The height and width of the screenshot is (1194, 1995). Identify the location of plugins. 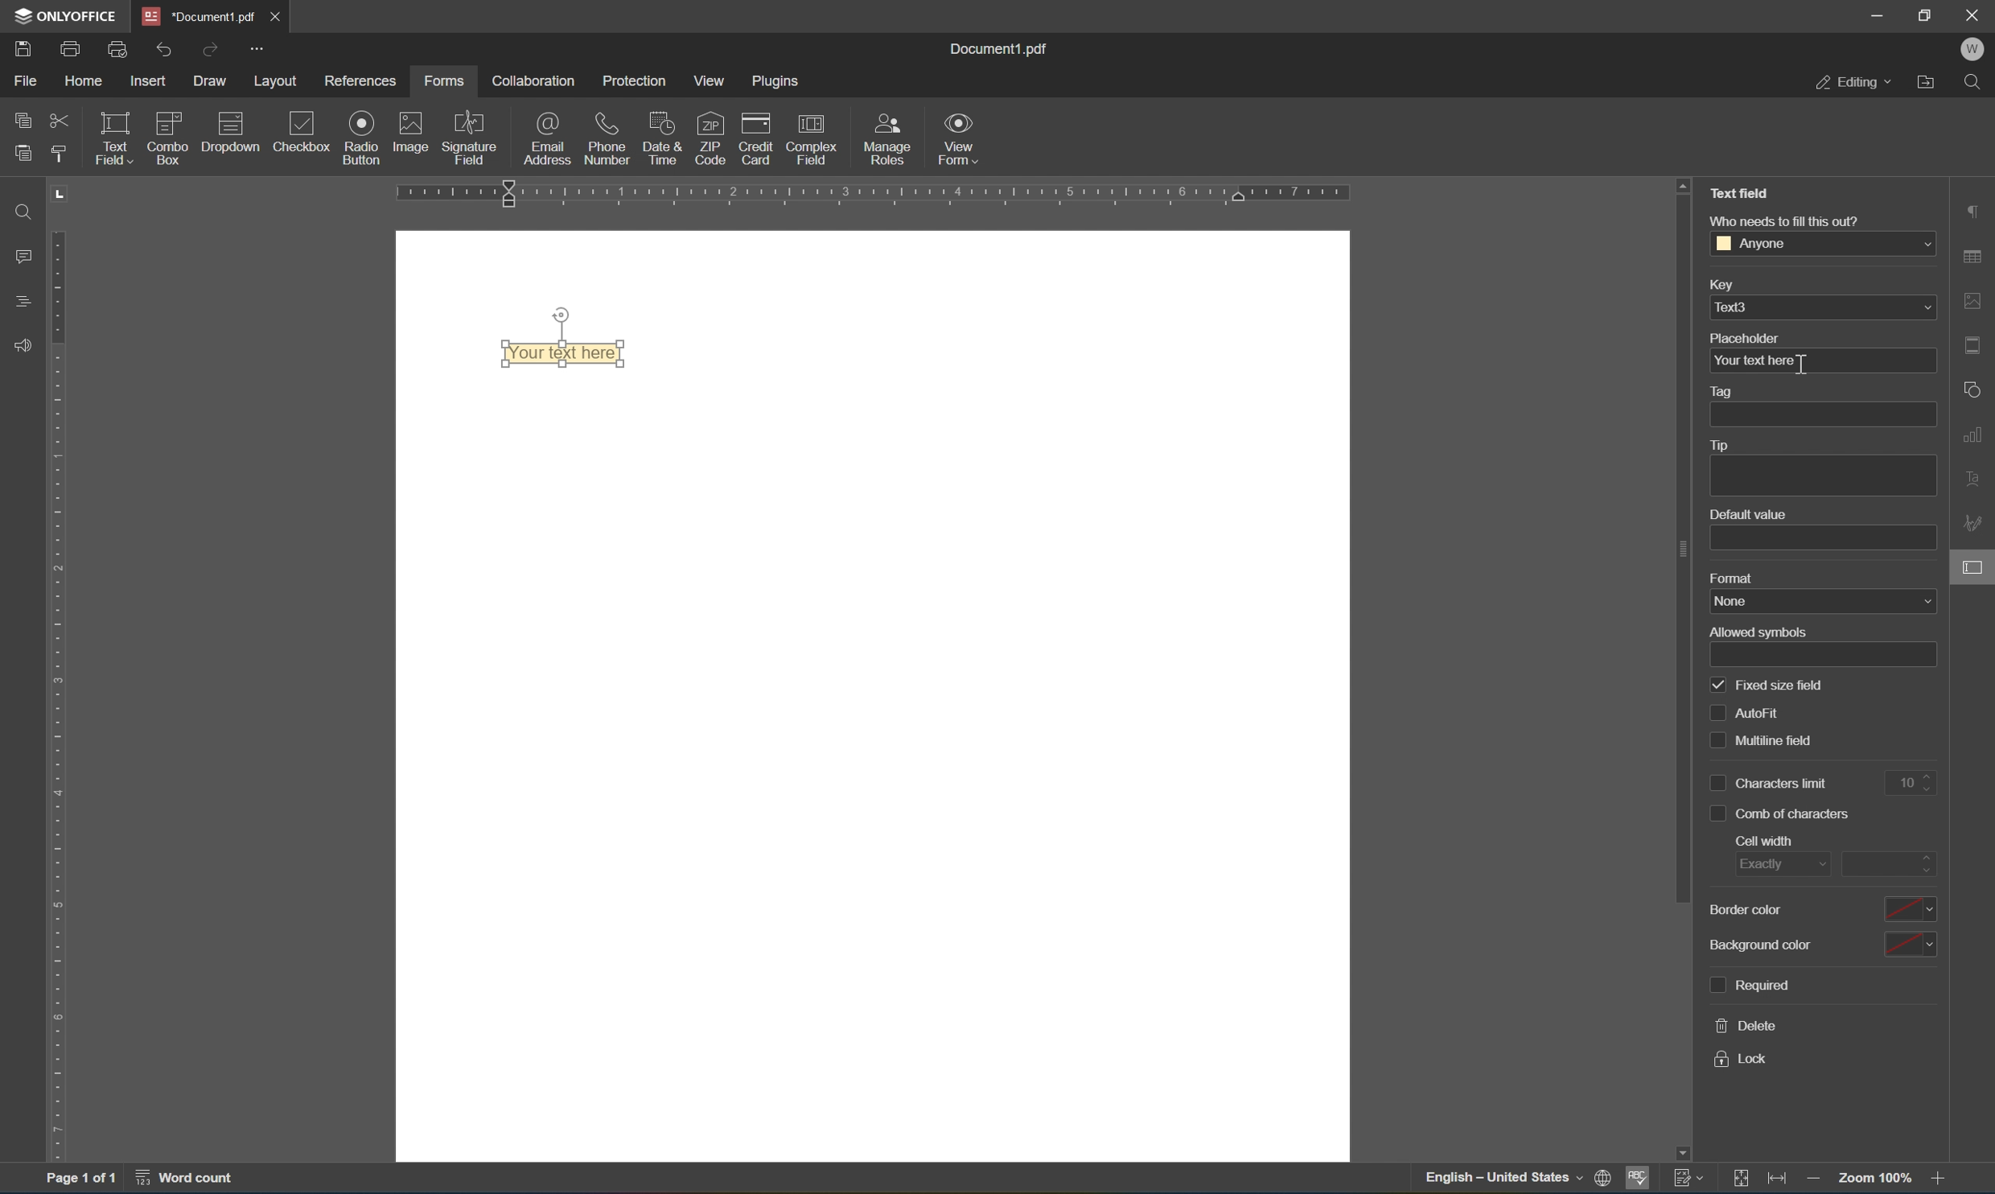
(775, 80).